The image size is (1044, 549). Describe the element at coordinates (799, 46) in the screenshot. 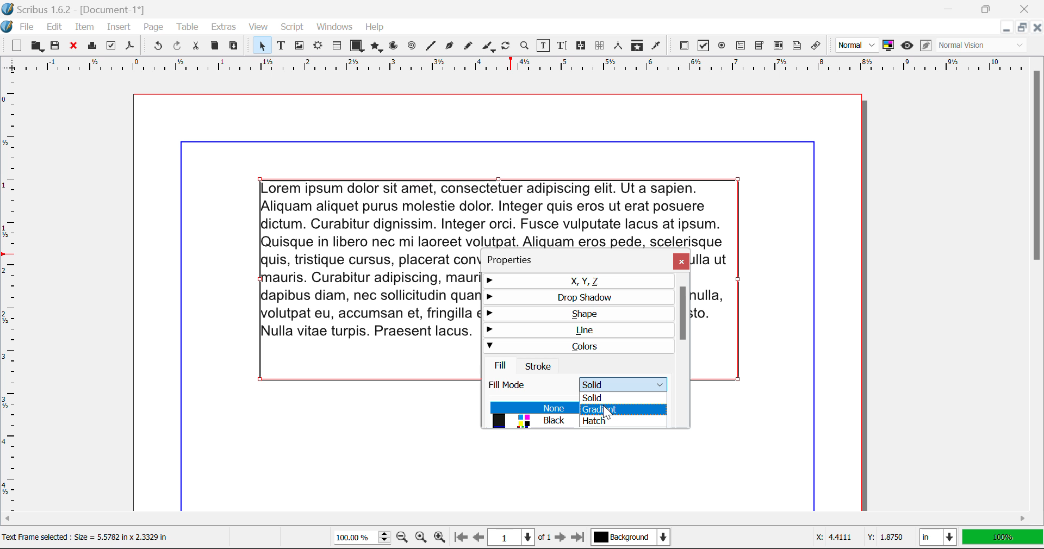

I see `Text Annotation` at that location.